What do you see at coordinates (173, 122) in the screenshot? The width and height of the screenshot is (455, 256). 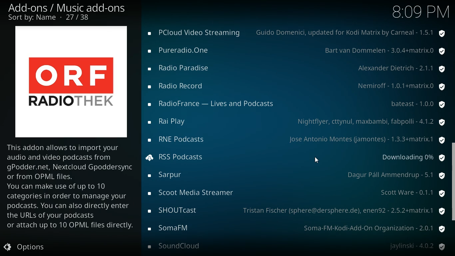 I see `Rai Play` at bounding box center [173, 122].